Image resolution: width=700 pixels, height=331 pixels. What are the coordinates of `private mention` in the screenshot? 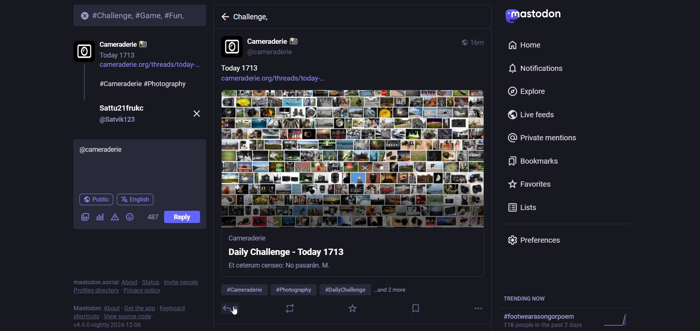 It's located at (543, 138).